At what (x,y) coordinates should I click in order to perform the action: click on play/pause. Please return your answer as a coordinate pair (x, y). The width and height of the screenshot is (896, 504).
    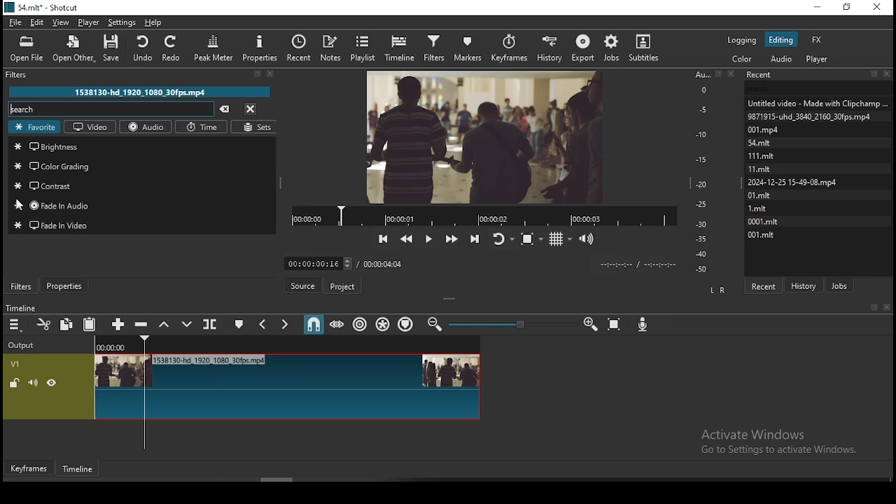
    Looking at the image, I should click on (428, 239).